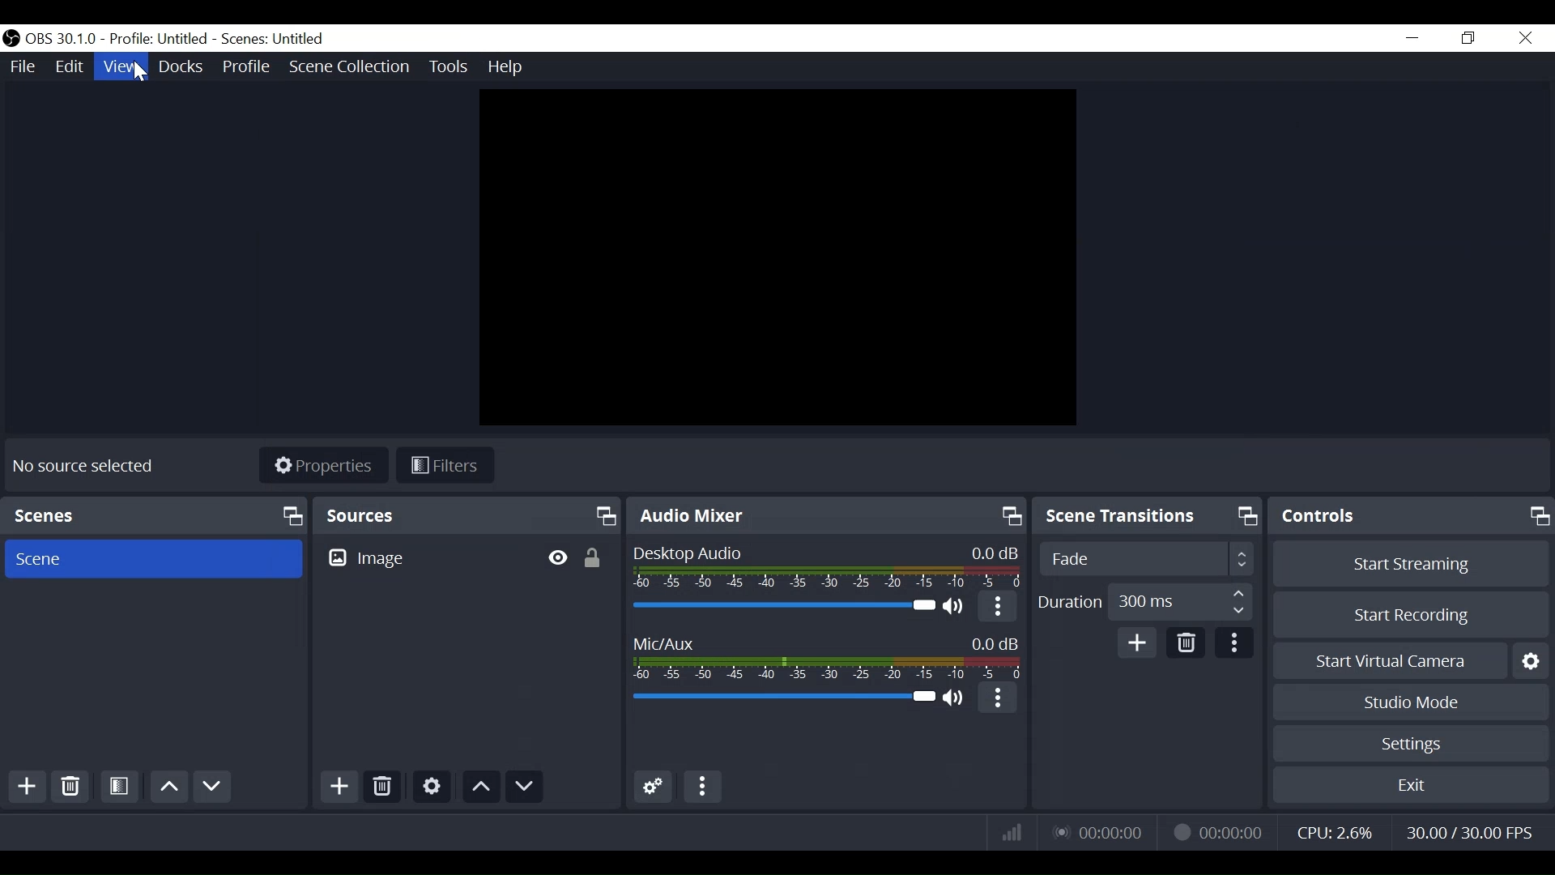 The width and height of the screenshot is (1555, 875). Describe the element at coordinates (351, 67) in the screenshot. I see `Scene Collection` at that location.